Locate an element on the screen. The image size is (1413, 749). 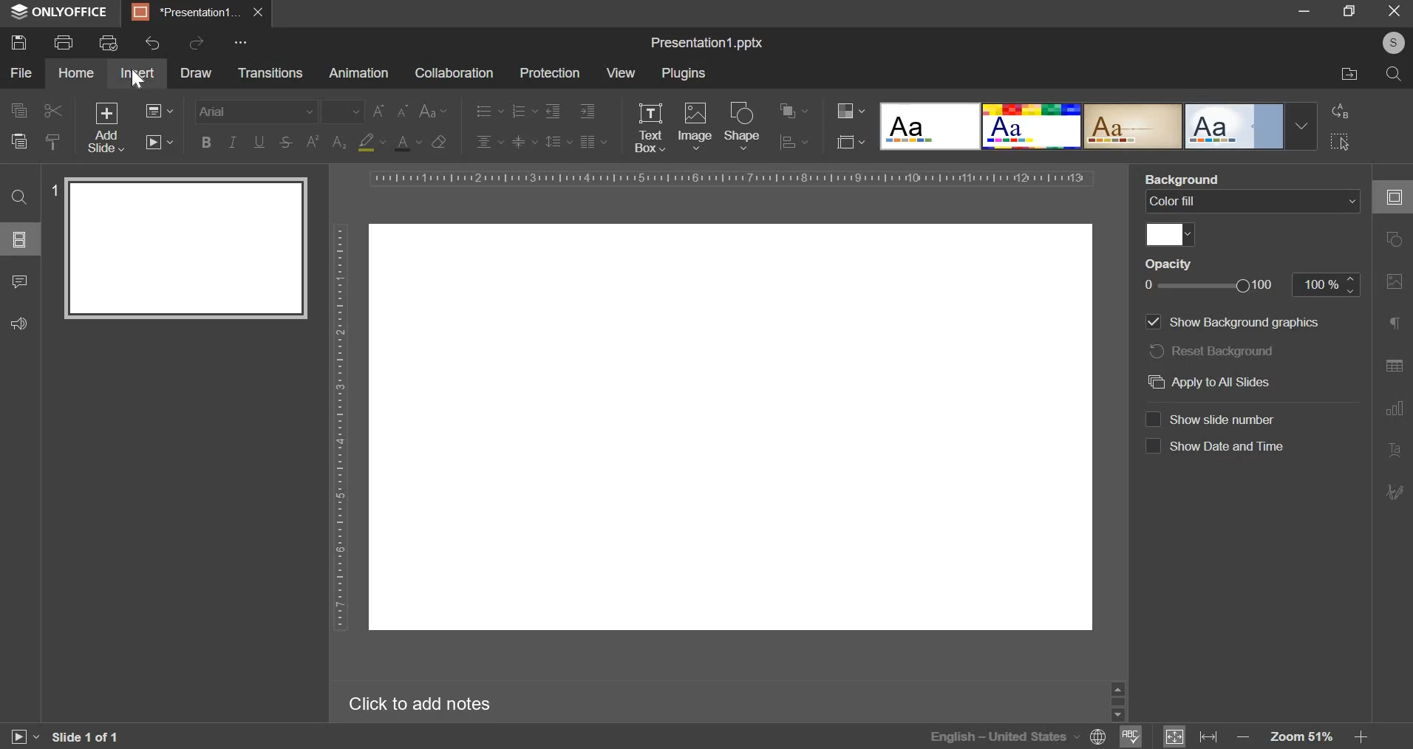
color fill is located at coordinates (1168, 234).